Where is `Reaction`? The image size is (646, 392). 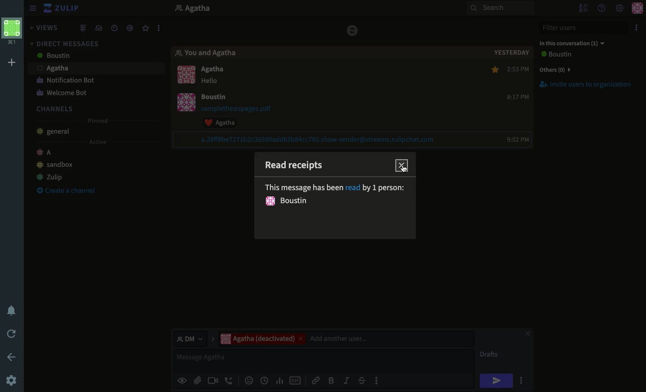 Reaction is located at coordinates (225, 122).